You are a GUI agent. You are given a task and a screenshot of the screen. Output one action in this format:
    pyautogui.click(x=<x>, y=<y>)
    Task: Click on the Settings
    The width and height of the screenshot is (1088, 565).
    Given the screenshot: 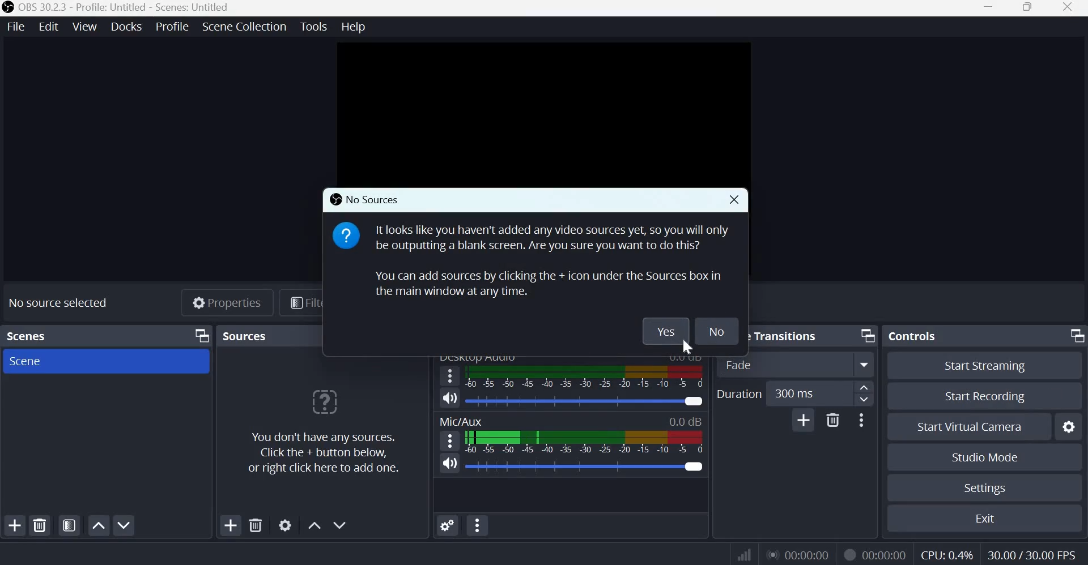 What is the action you would take?
    pyautogui.click(x=981, y=489)
    